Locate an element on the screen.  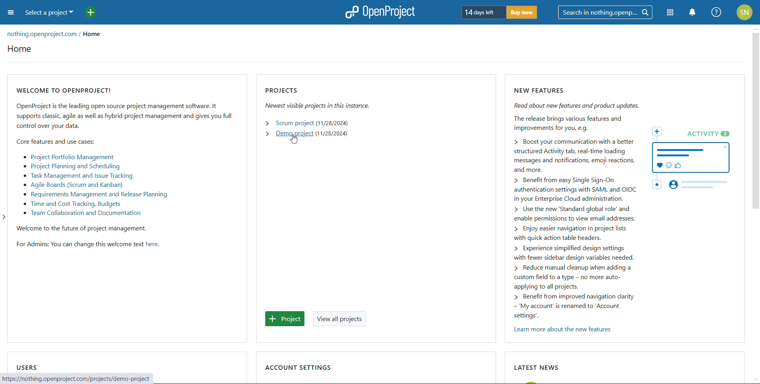
Read about new features and product updates. is located at coordinates (578, 106).